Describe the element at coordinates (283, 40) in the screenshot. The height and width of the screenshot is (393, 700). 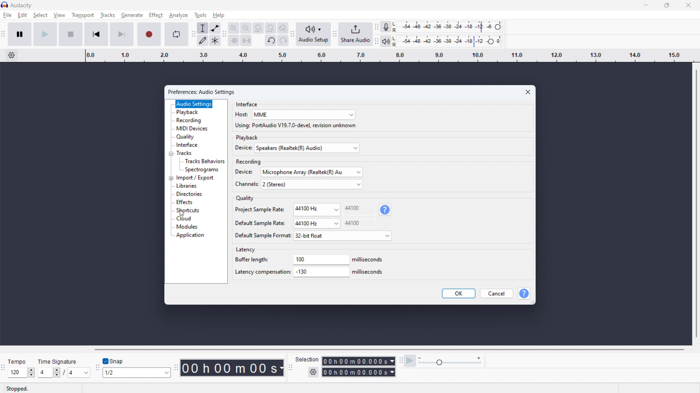
I see `redo` at that location.